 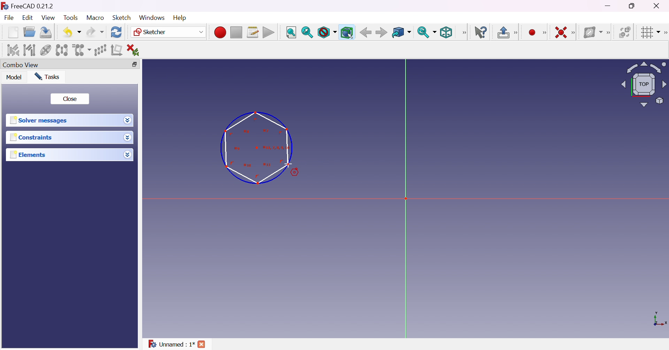 What do you see at coordinates (72, 33) in the screenshot?
I see `Undo` at bounding box center [72, 33].